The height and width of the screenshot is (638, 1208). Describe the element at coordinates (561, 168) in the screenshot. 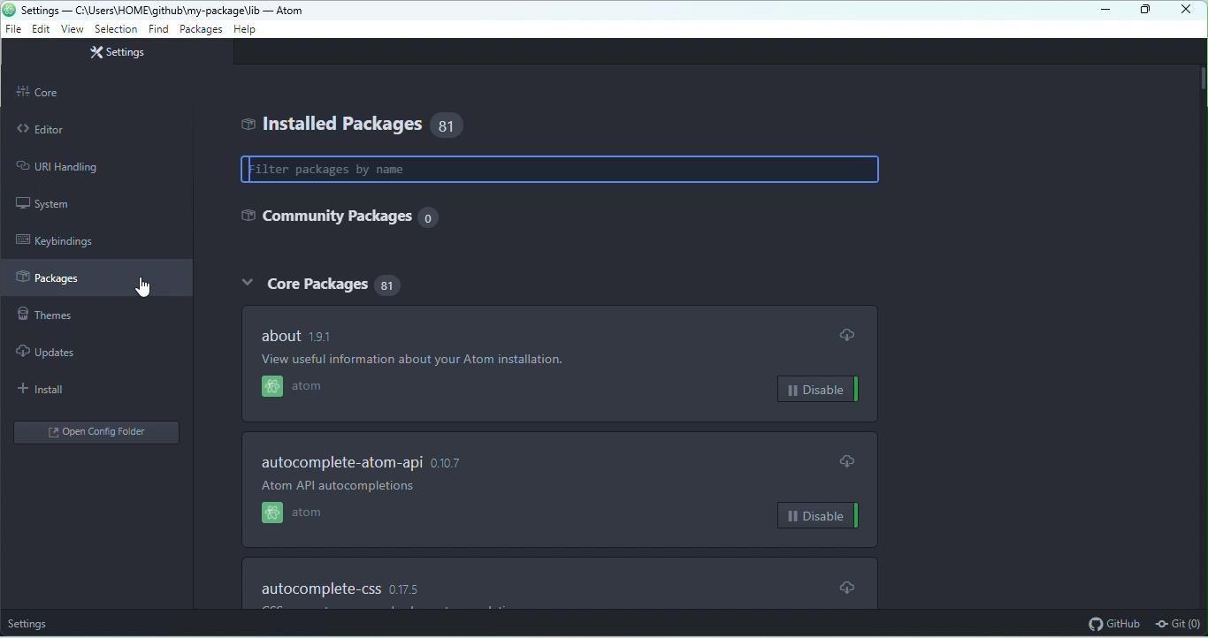

I see `filter packages by name` at that location.